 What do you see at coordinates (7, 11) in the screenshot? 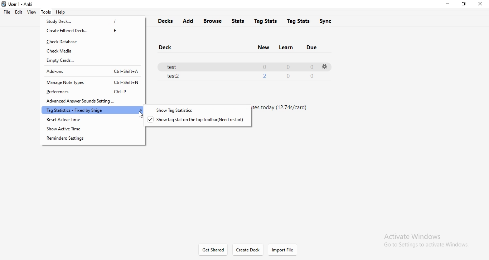
I see `file` at bounding box center [7, 11].